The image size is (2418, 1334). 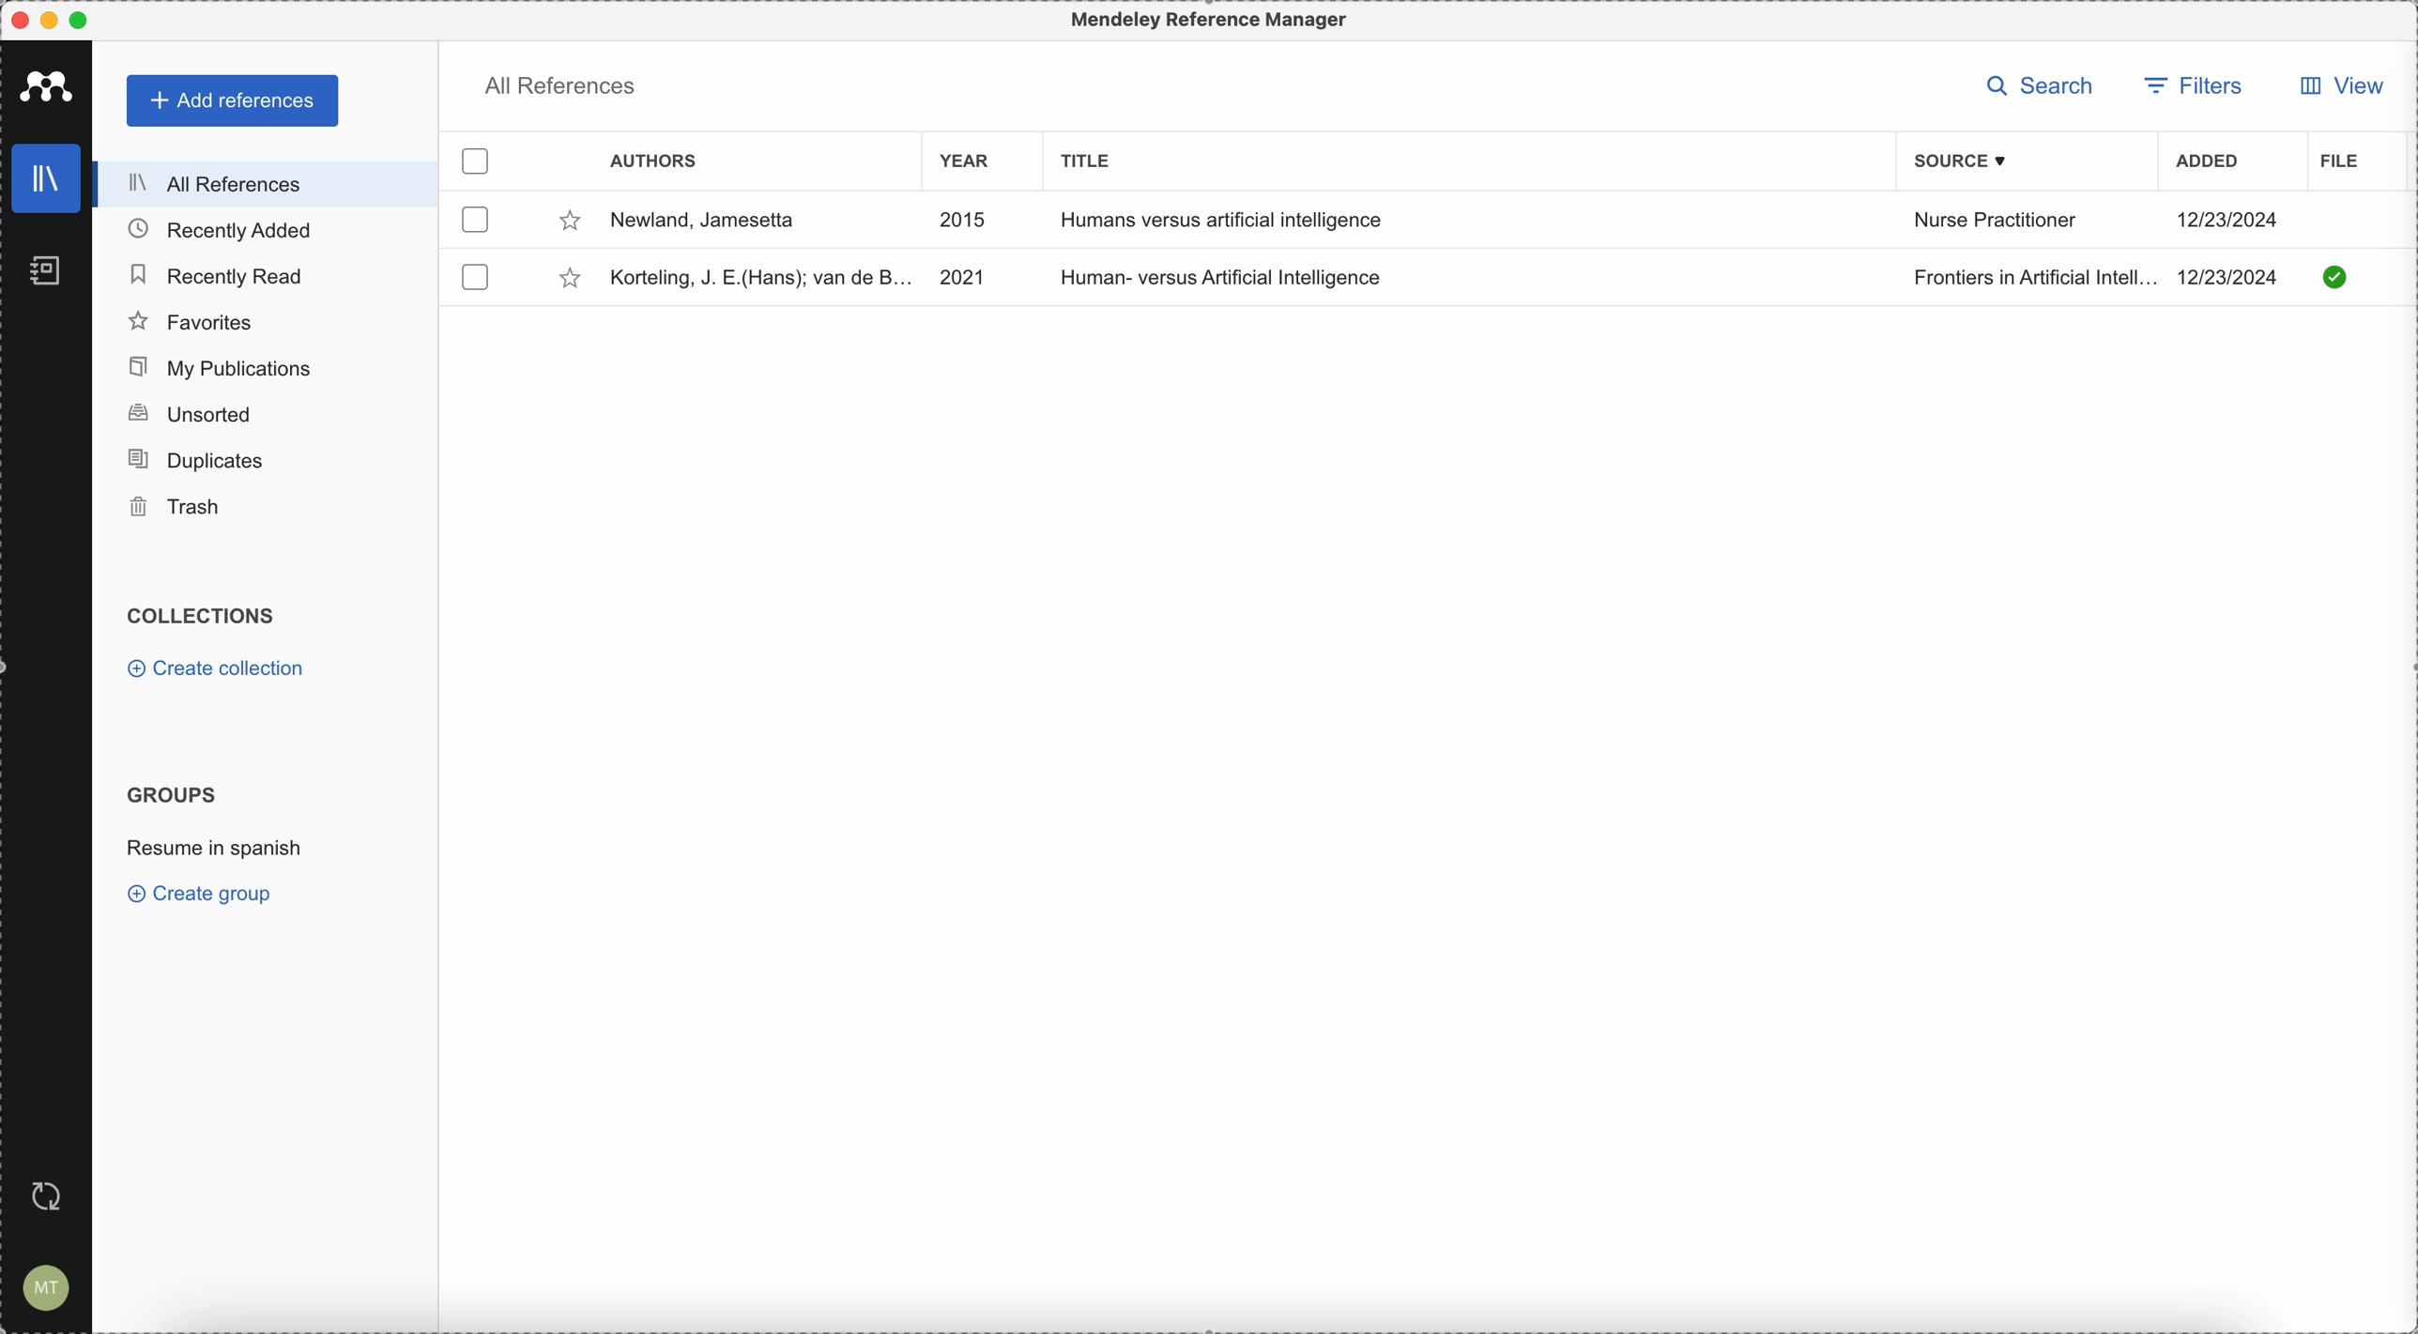 I want to click on year, so click(x=969, y=160).